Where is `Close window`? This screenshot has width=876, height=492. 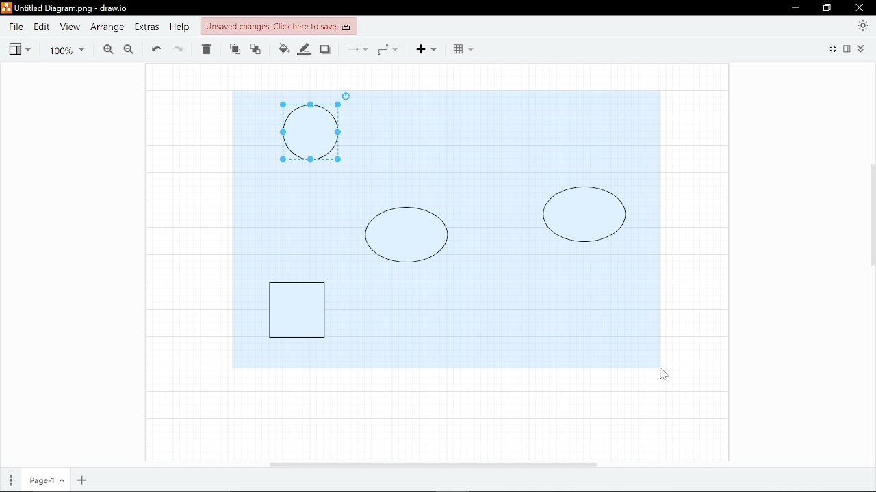 Close window is located at coordinates (860, 8).